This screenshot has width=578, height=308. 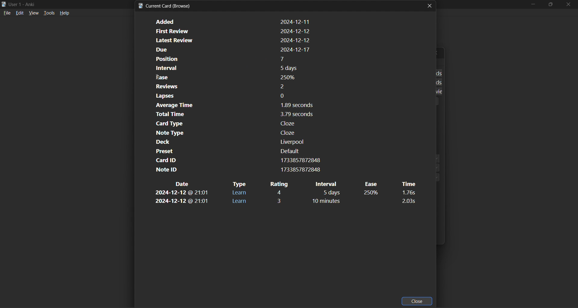 I want to click on card lapses, so click(x=230, y=96).